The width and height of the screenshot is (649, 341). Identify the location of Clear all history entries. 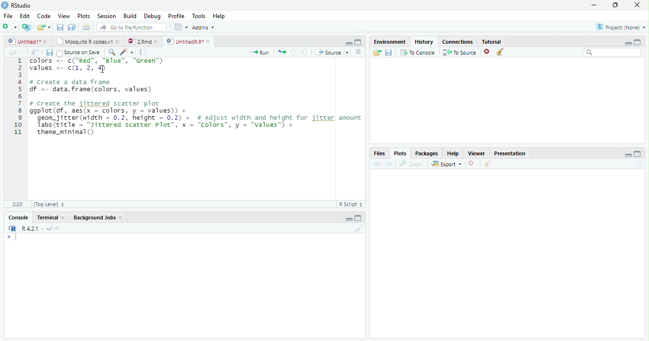
(501, 52).